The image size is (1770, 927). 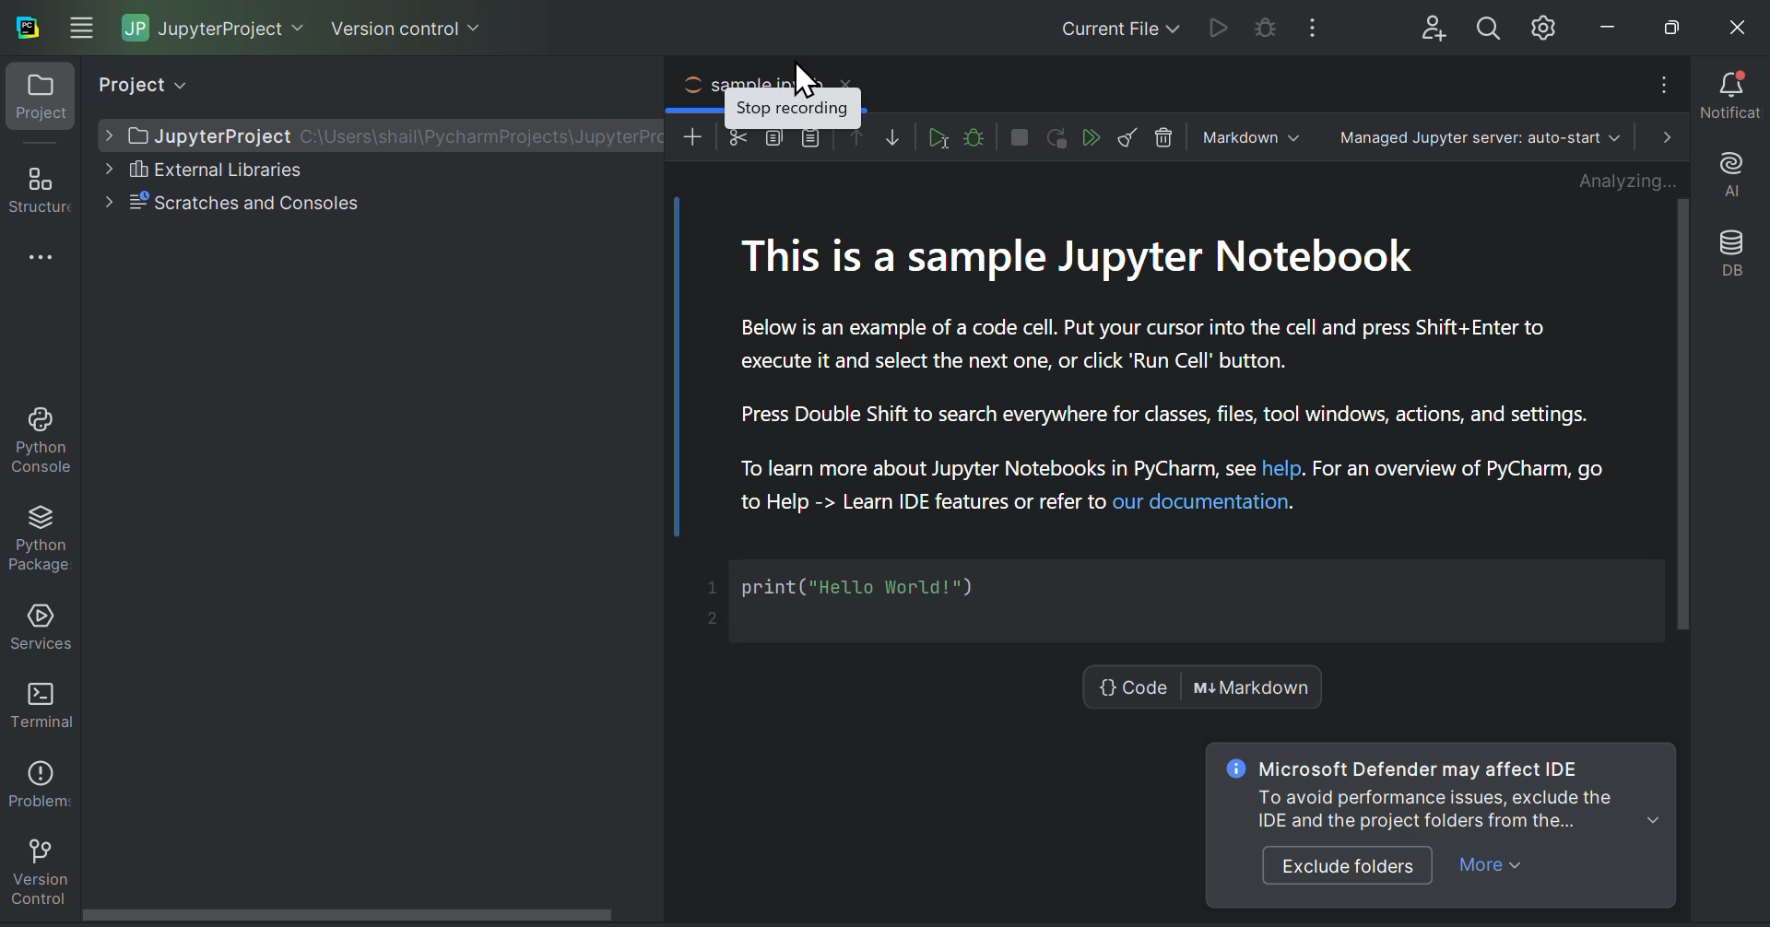 What do you see at coordinates (773, 80) in the screenshot?
I see `Sample` at bounding box center [773, 80].